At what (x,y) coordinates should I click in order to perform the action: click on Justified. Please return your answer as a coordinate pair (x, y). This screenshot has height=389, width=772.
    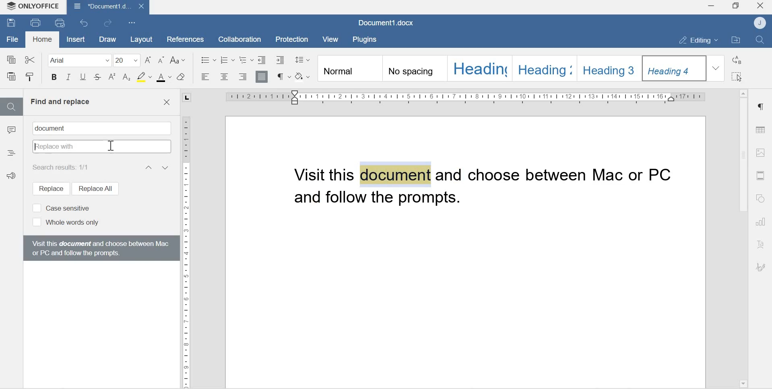
    Looking at the image, I should click on (262, 76).